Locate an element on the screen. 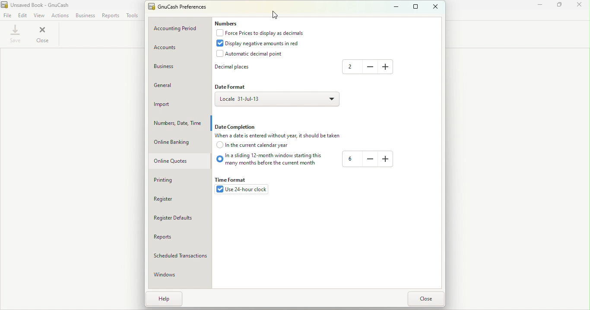 The image size is (590, 310). Edit is located at coordinates (23, 15).